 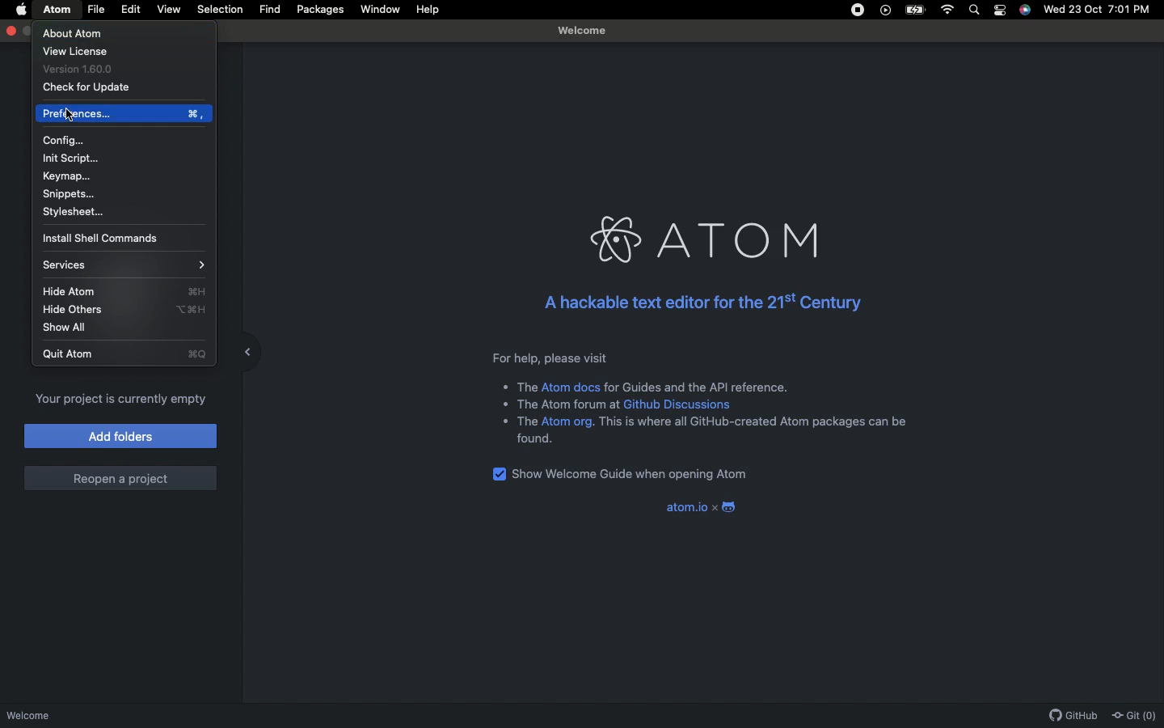 What do you see at coordinates (1069, 716) in the screenshot?
I see `GitHub` at bounding box center [1069, 716].